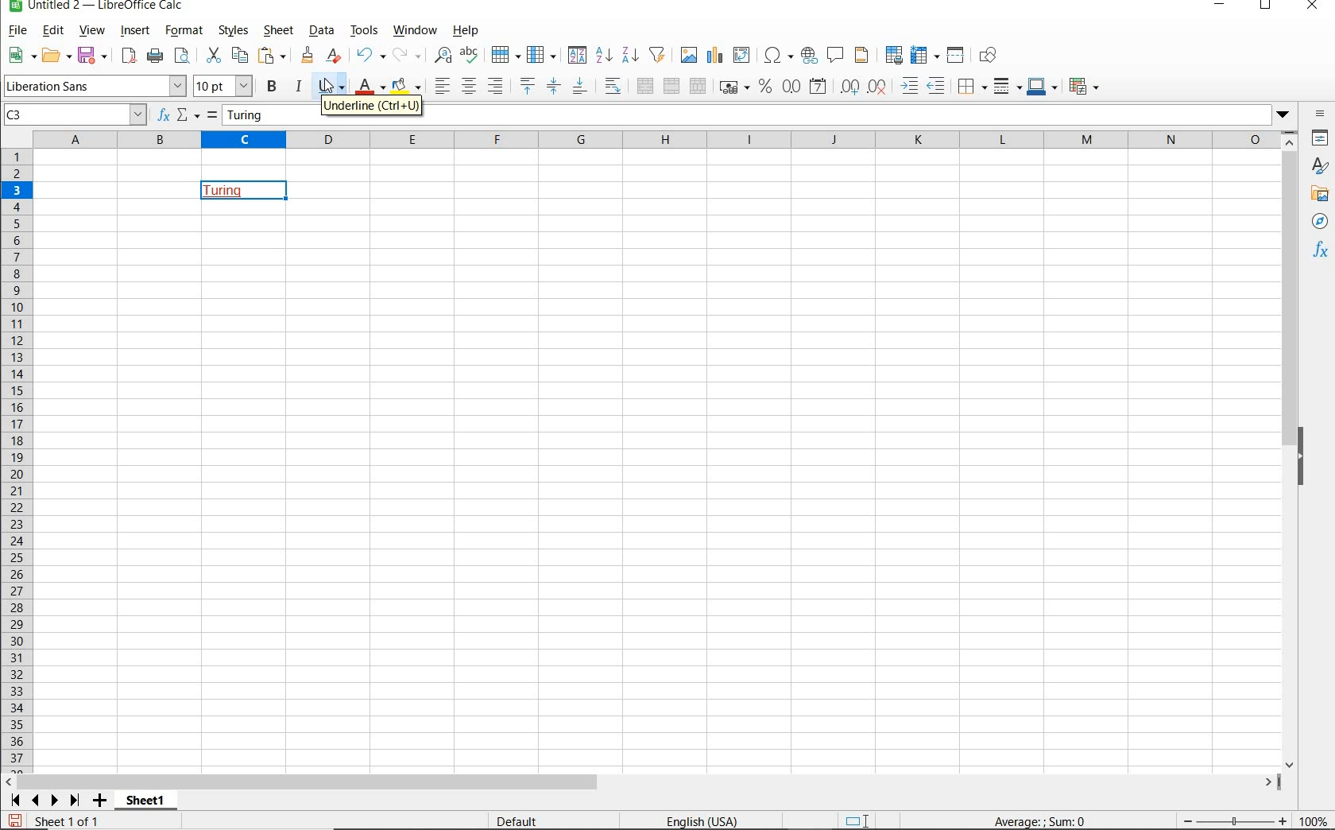  Describe the element at coordinates (911, 87) in the screenshot. I see `INCREASE INDENT` at that location.